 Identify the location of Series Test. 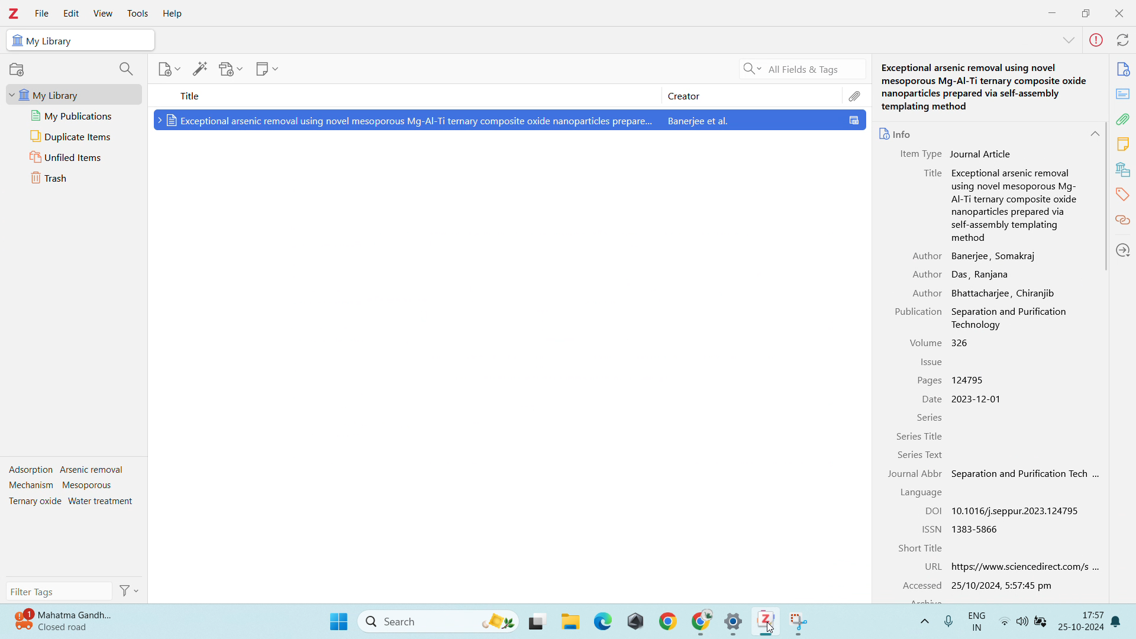
(934, 456).